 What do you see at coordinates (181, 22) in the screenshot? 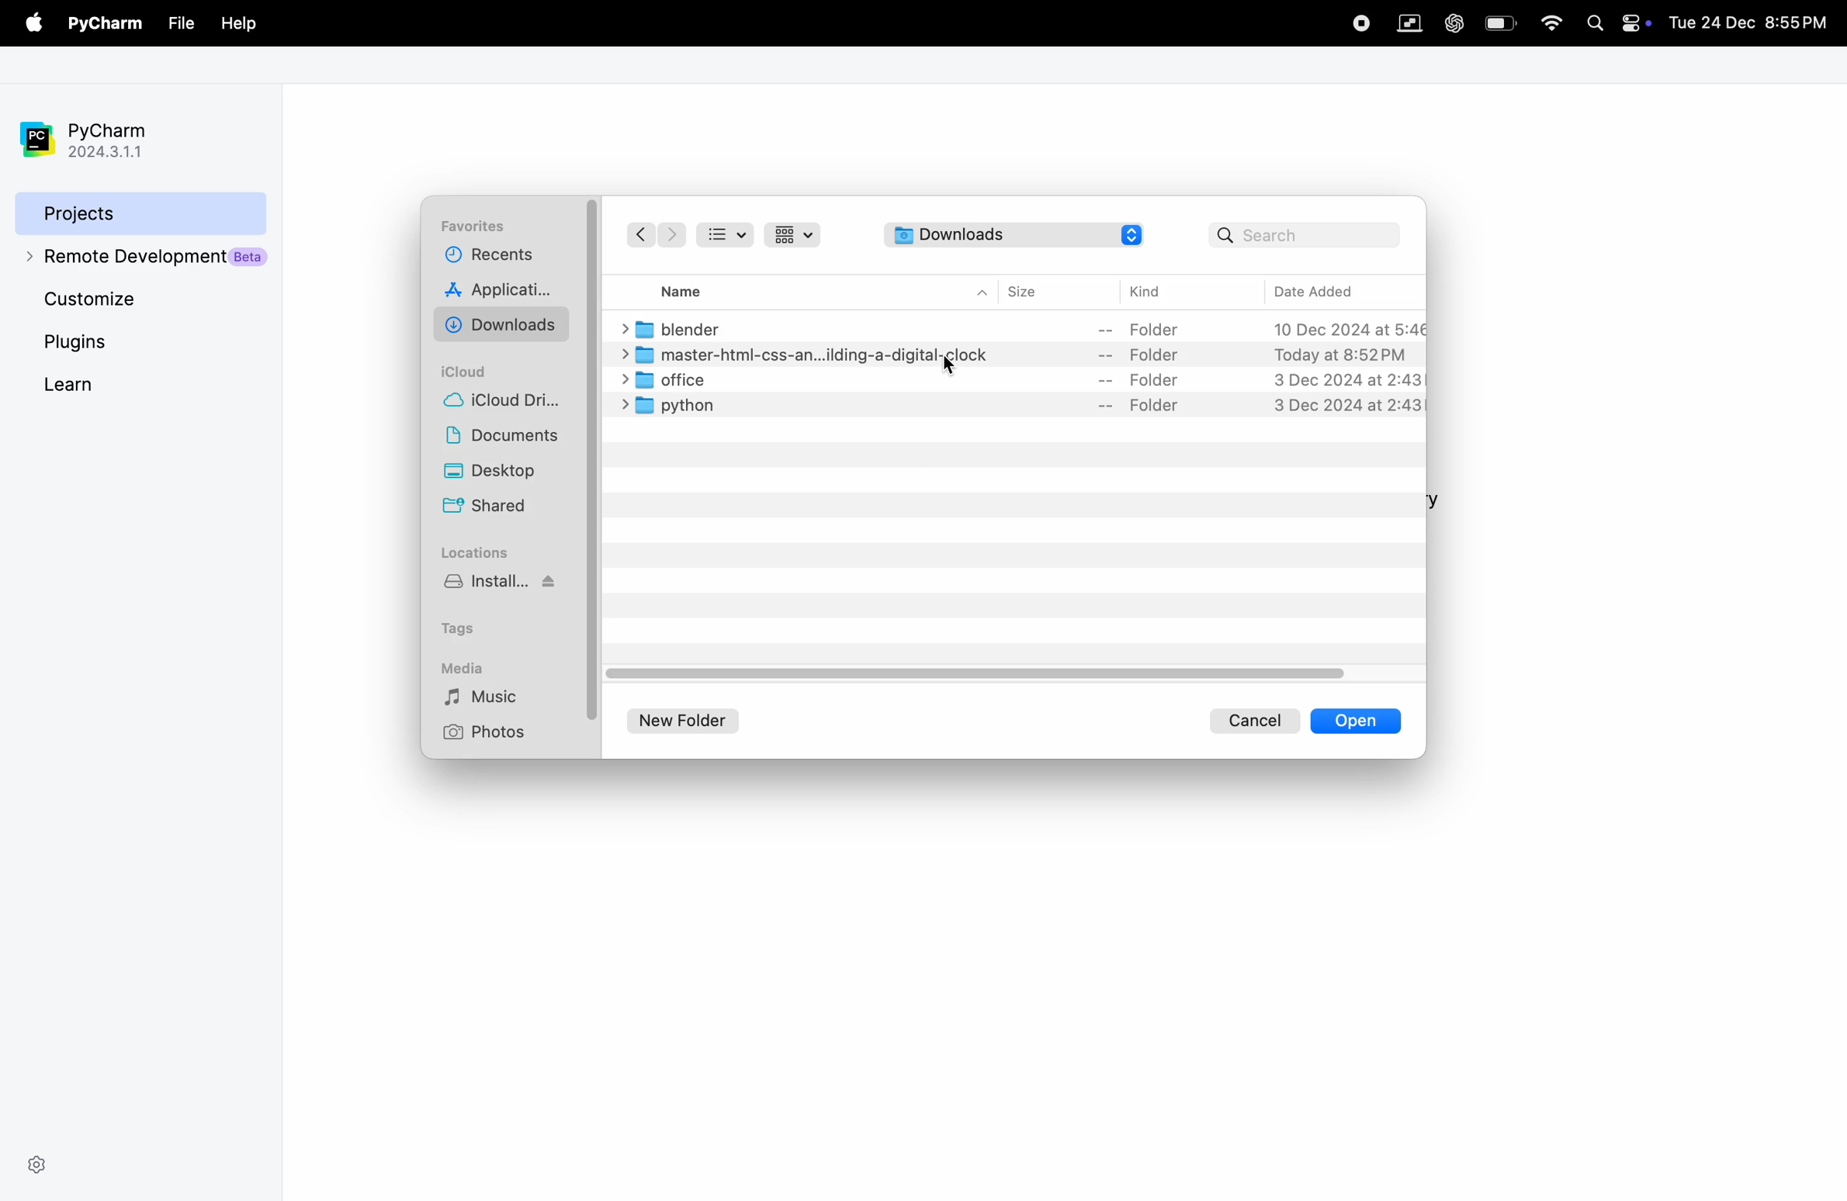
I see `file` at bounding box center [181, 22].